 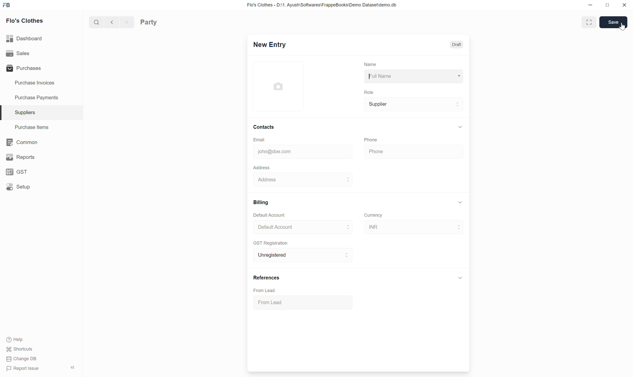 I want to click on Flo's Clothes - D:\1. Ayush\Softwares\FrappeBooks\Demo Dataset\demo.db, so click(x=322, y=5).